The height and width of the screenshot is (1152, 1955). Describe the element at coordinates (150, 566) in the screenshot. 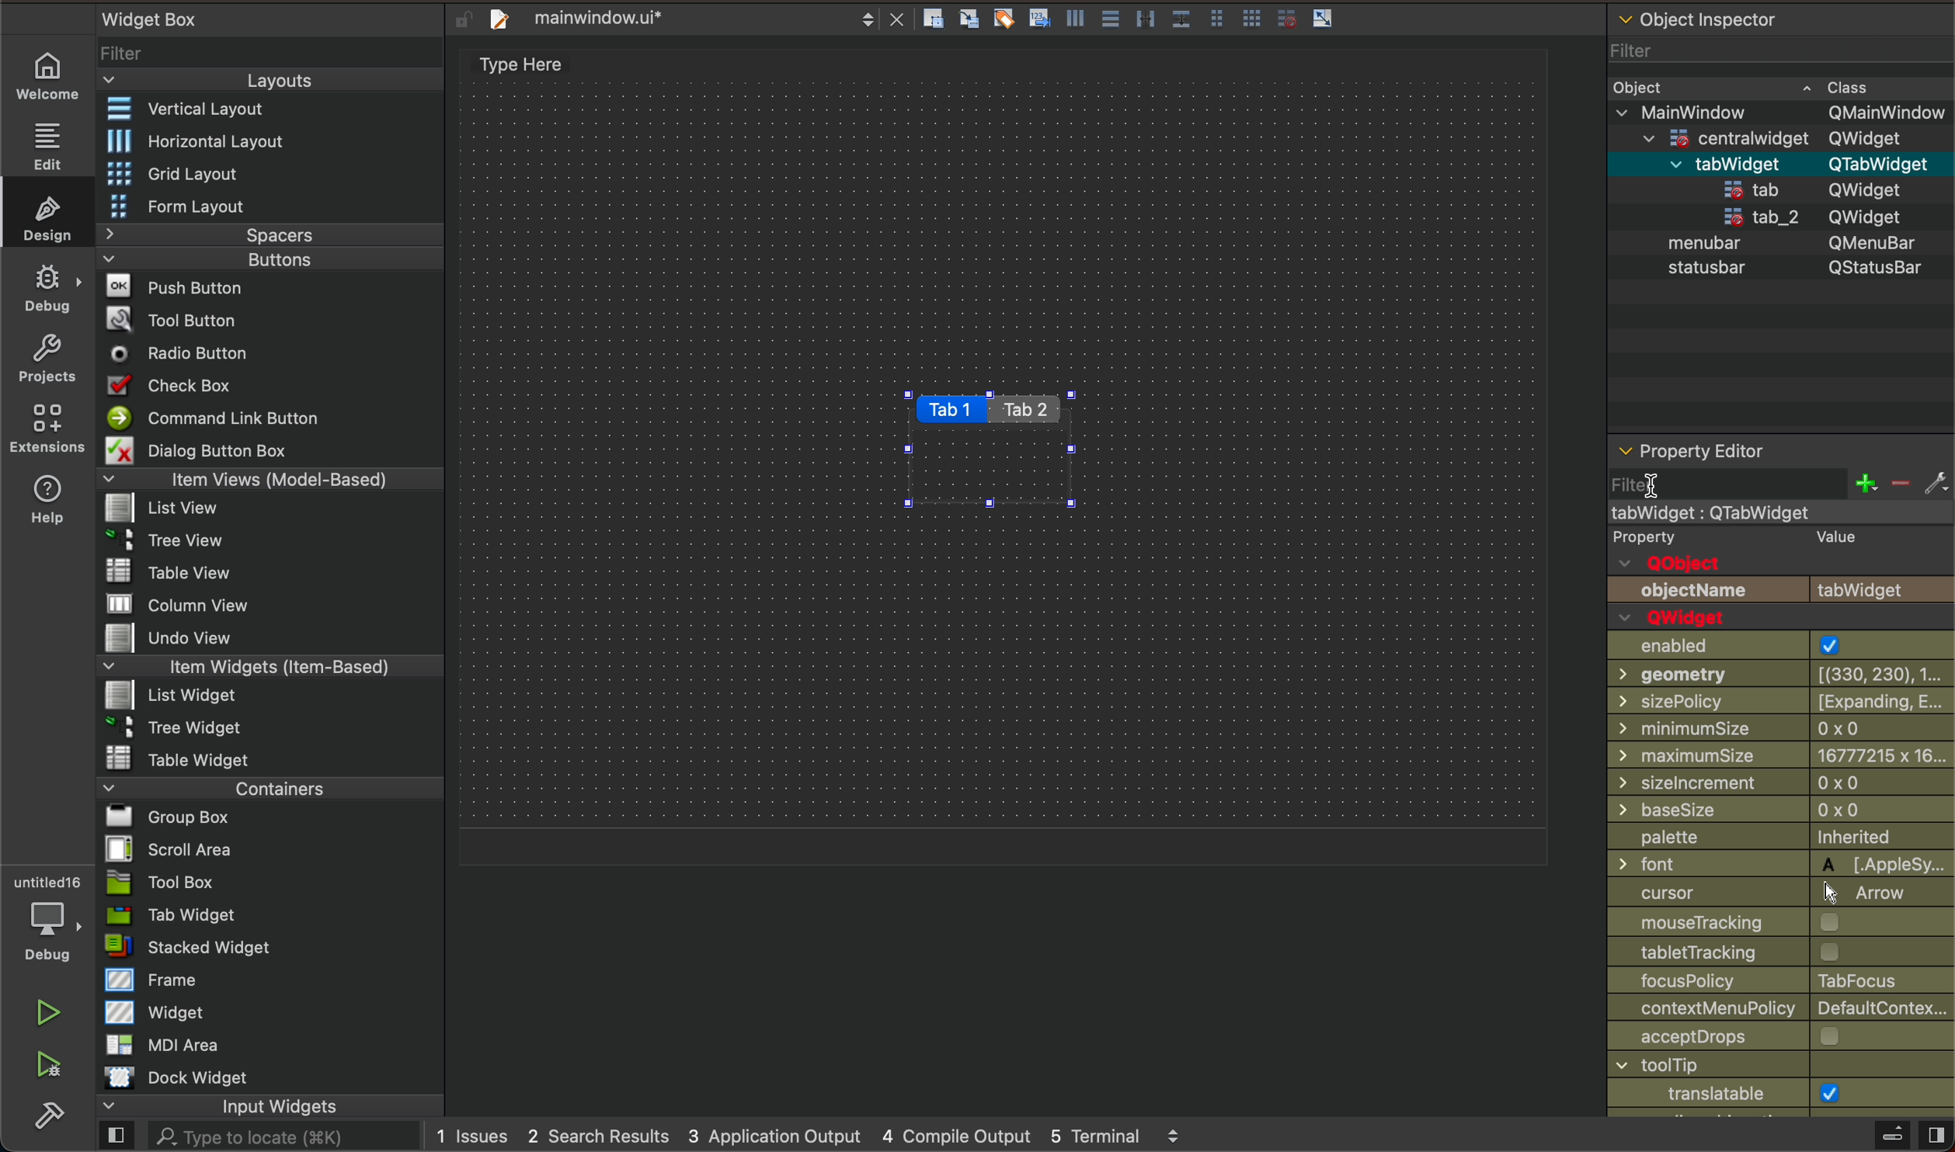

I see `Table View` at that location.